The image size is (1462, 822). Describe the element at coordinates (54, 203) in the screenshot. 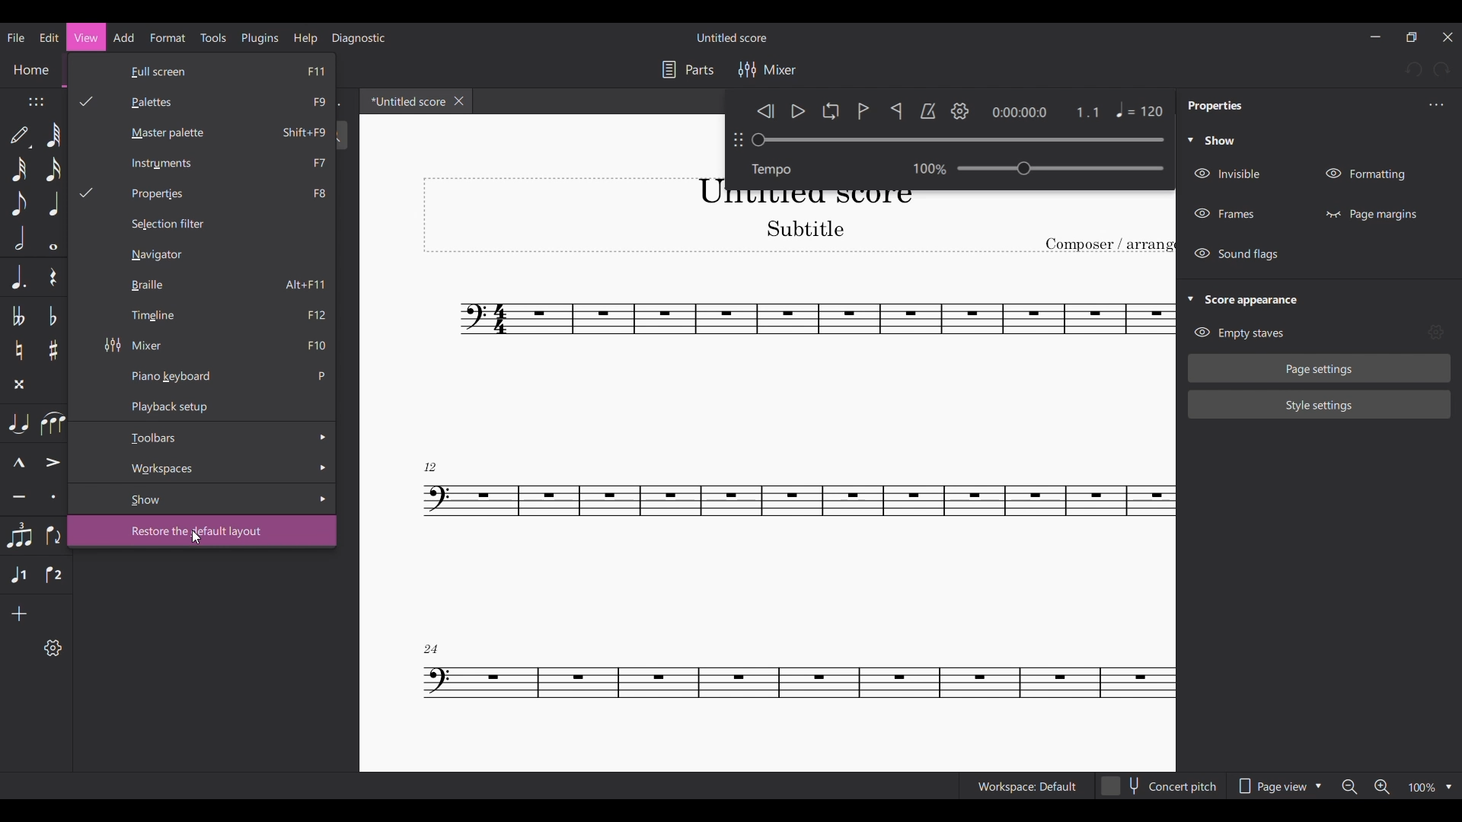

I see `Quater note` at that location.